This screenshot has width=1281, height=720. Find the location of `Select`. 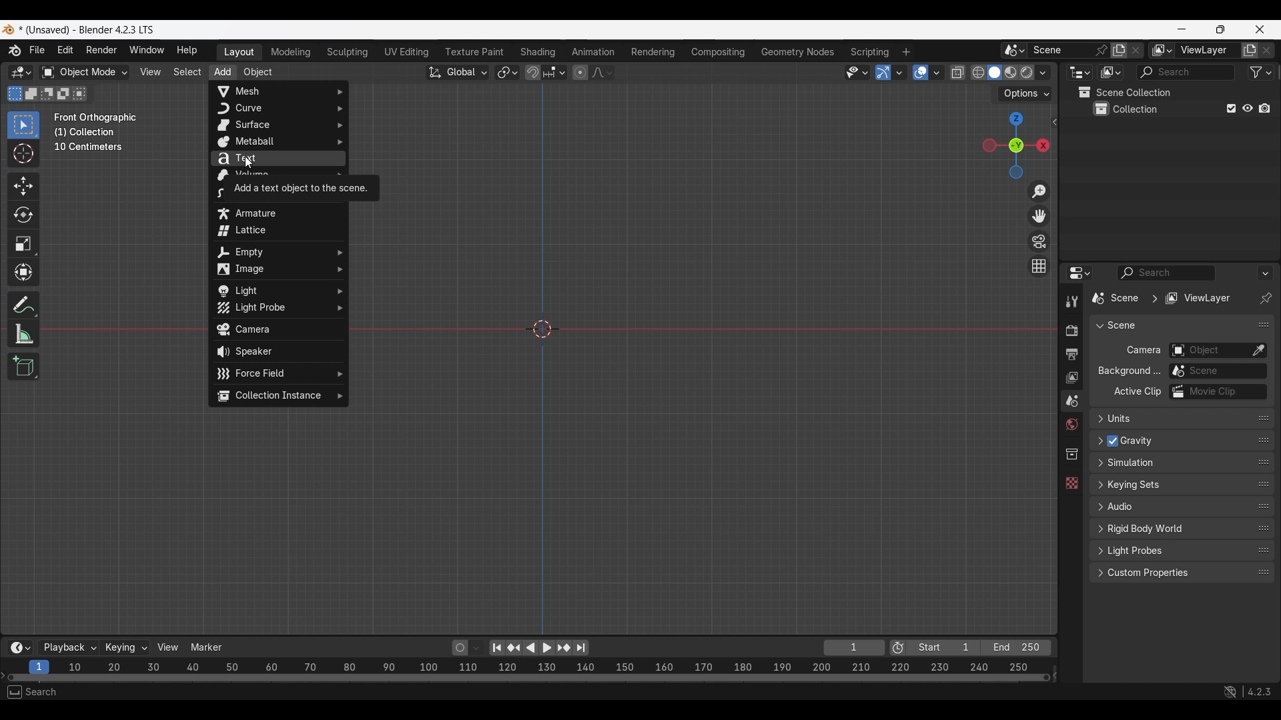

Select is located at coordinates (31, 692).